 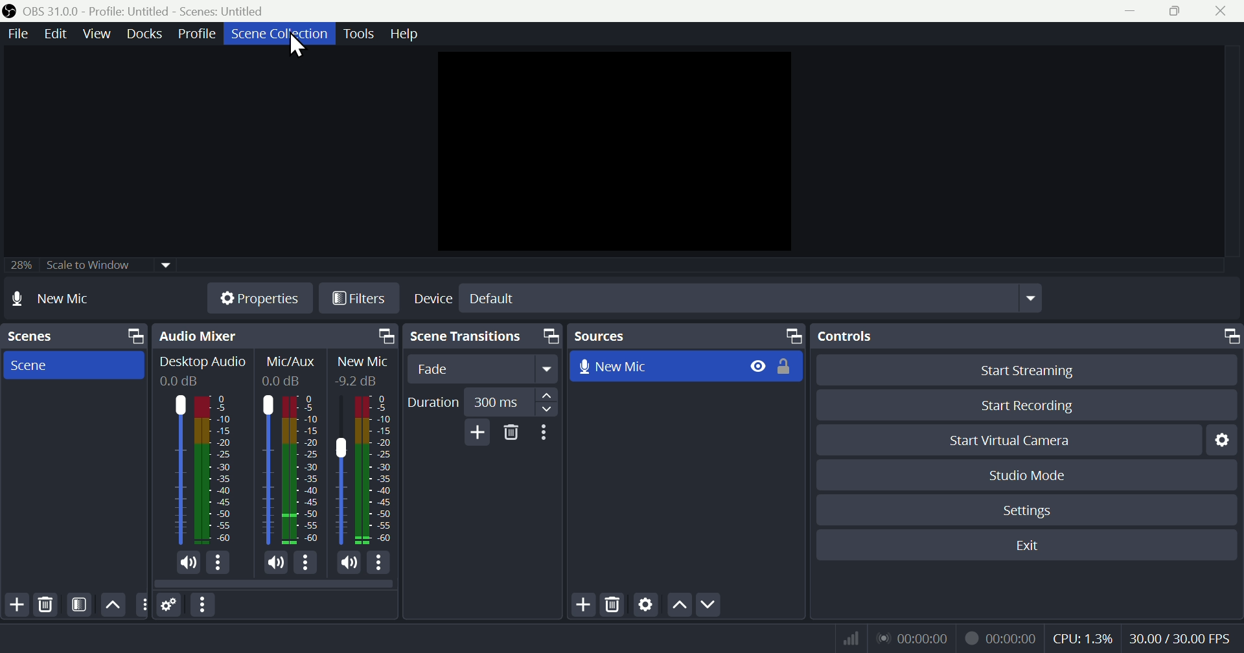 What do you see at coordinates (754, 299) in the screenshot?
I see `Device` at bounding box center [754, 299].